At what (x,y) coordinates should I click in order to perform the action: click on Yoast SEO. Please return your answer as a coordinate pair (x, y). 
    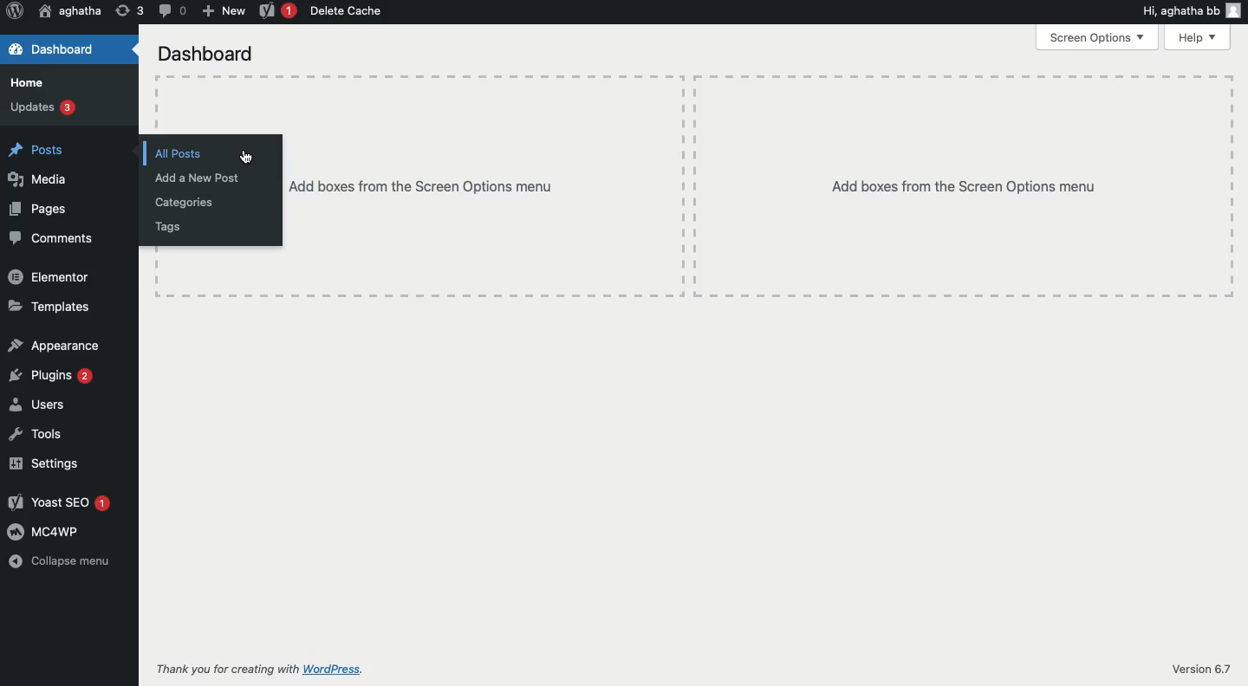
    Looking at the image, I should click on (60, 503).